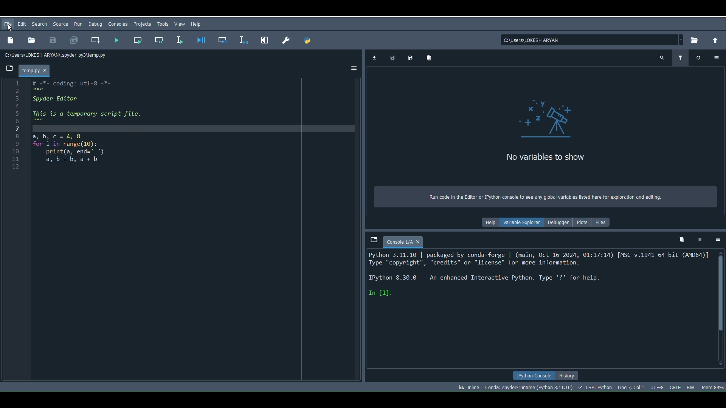 The image size is (726, 408). I want to click on Projects, so click(143, 24).